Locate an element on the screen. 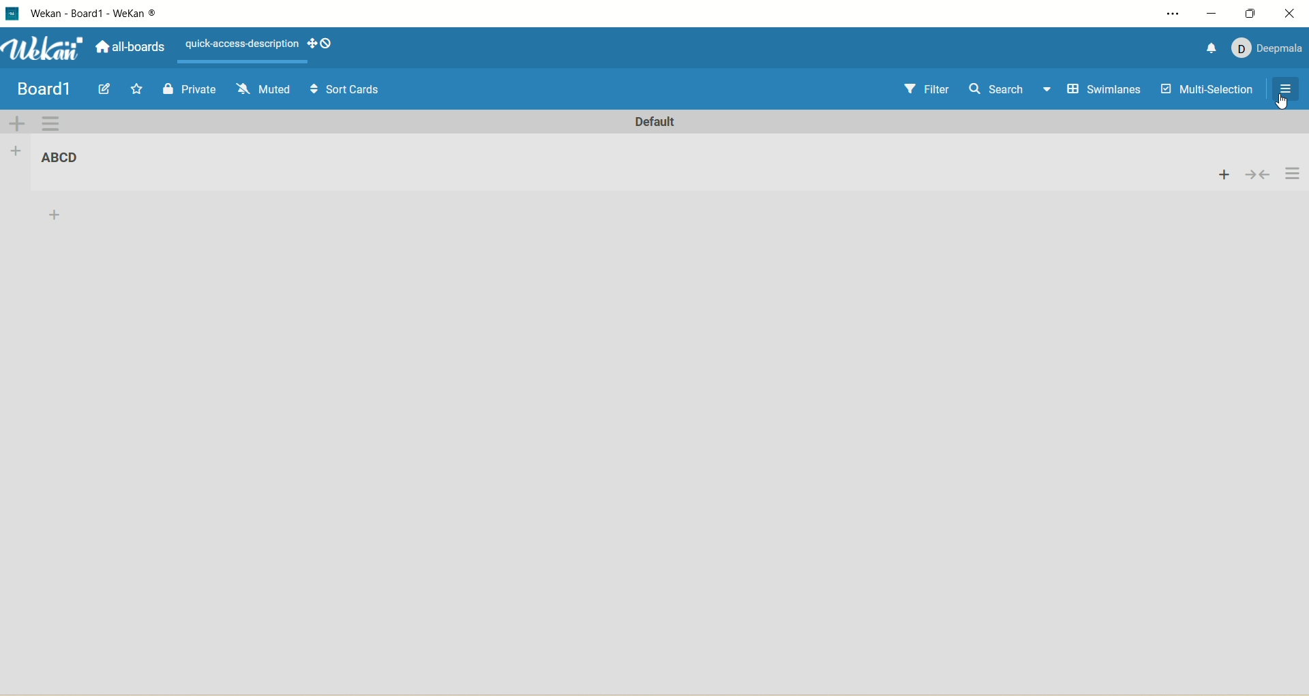 The image size is (1309, 696). Private is located at coordinates (190, 88).